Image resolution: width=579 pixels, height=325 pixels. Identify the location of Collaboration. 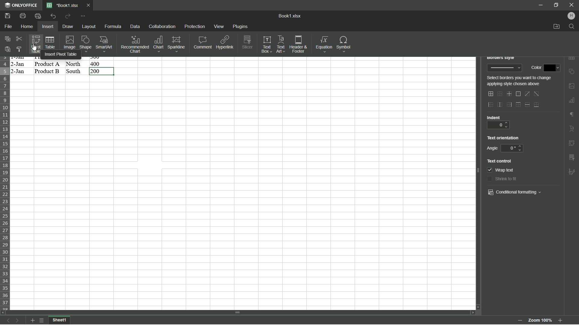
(161, 26).